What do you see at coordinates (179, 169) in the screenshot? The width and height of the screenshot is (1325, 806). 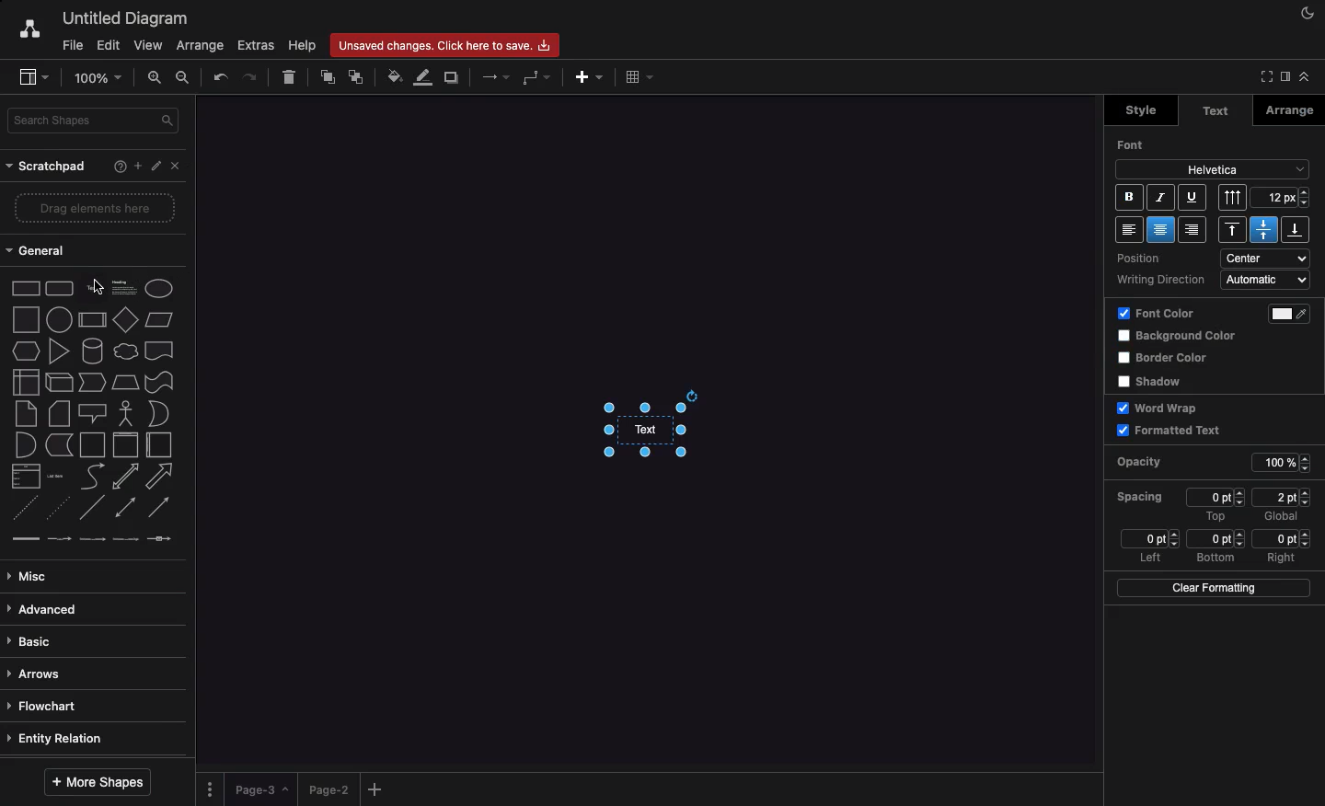 I see `Close` at bounding box center [179, 169].